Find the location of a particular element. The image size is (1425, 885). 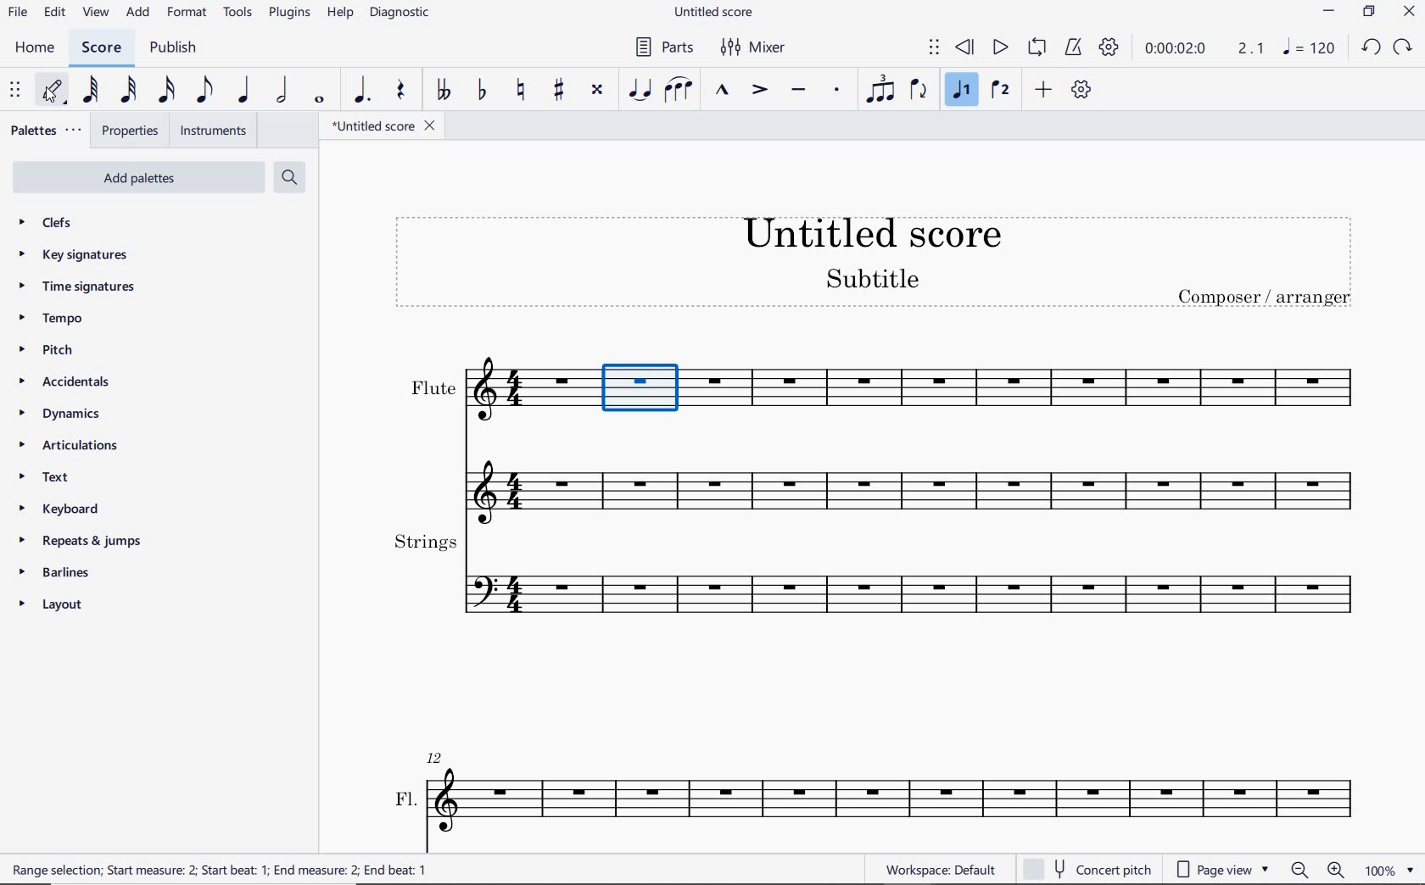

ACCENT is located at coordinates (760, 91).